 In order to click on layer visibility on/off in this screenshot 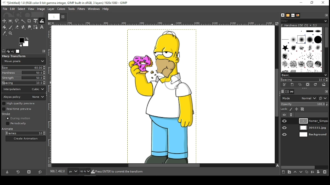, I will do `click(284, 121)`.